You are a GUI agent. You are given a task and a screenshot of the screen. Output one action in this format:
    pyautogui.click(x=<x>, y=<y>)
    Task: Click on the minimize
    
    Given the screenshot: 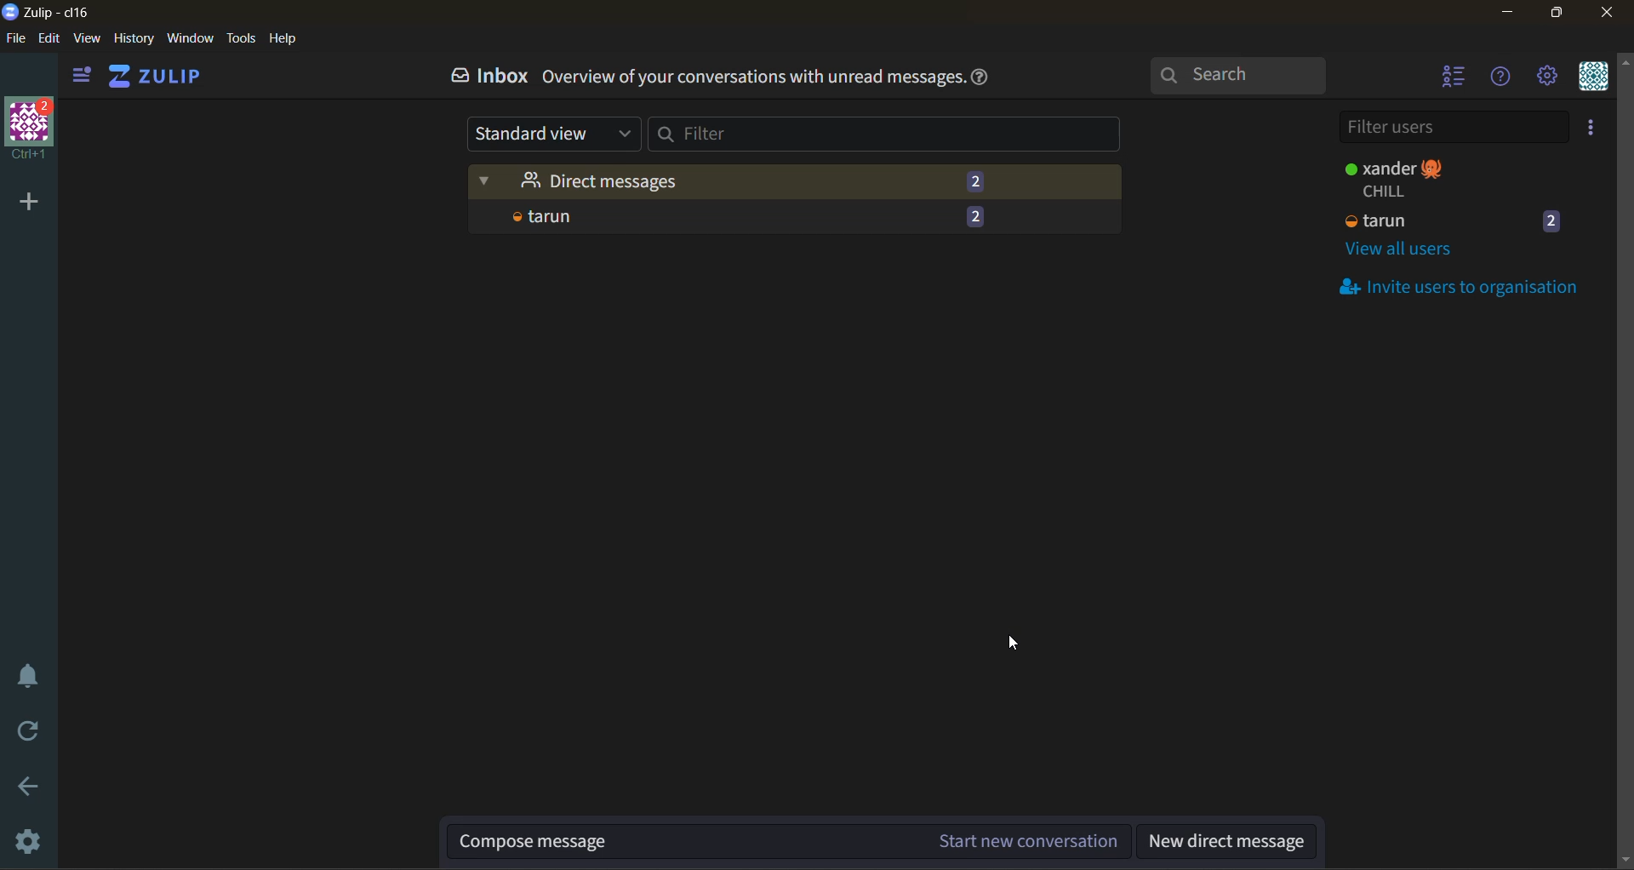 What is the action you would take?
    pyautogui.click(x=1510, y=14)
    